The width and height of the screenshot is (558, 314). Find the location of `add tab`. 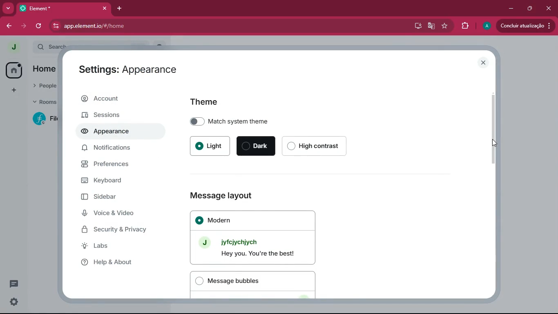

add tab is located at coordinates (120, 8).